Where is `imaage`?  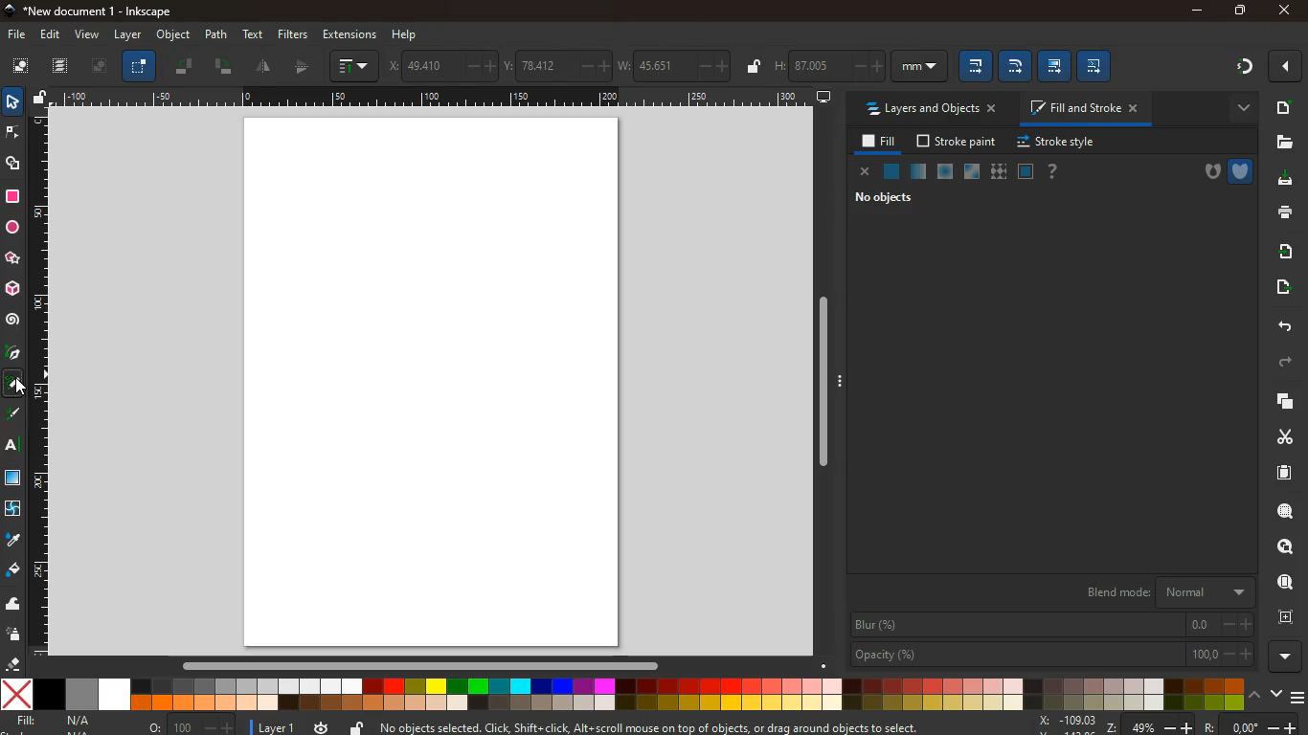 imaage is located at coordinates (14, 479).